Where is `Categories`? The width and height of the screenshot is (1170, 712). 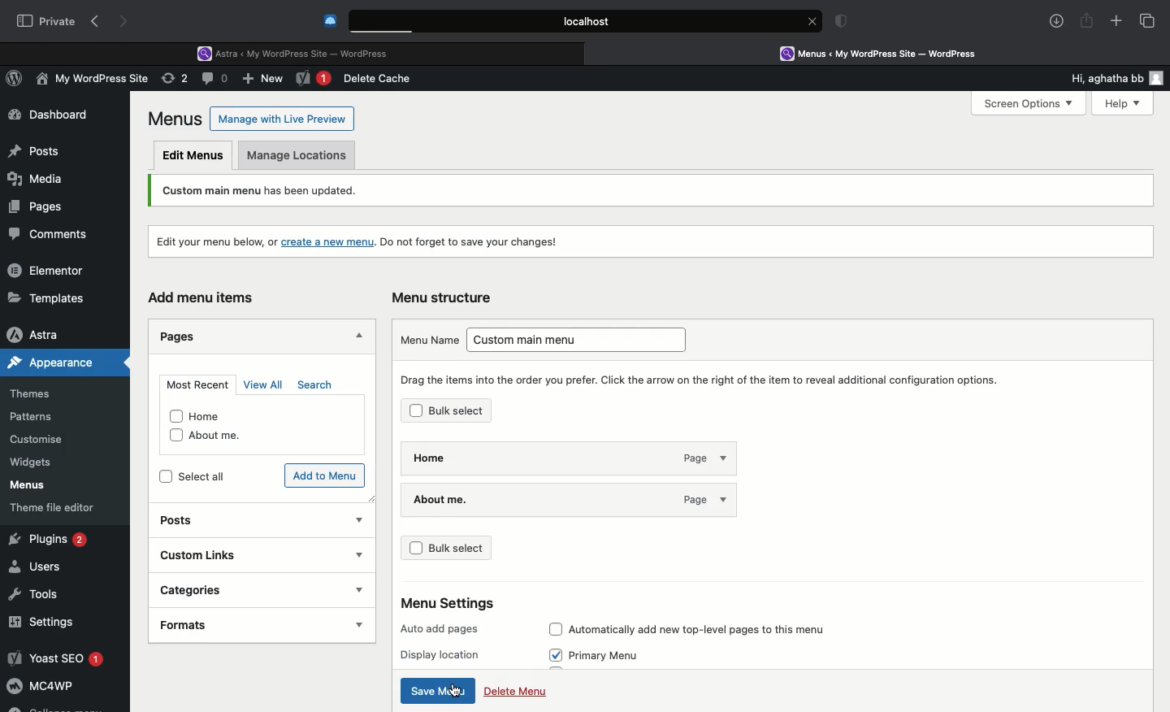
Categories is located at coordinates (206, 590).